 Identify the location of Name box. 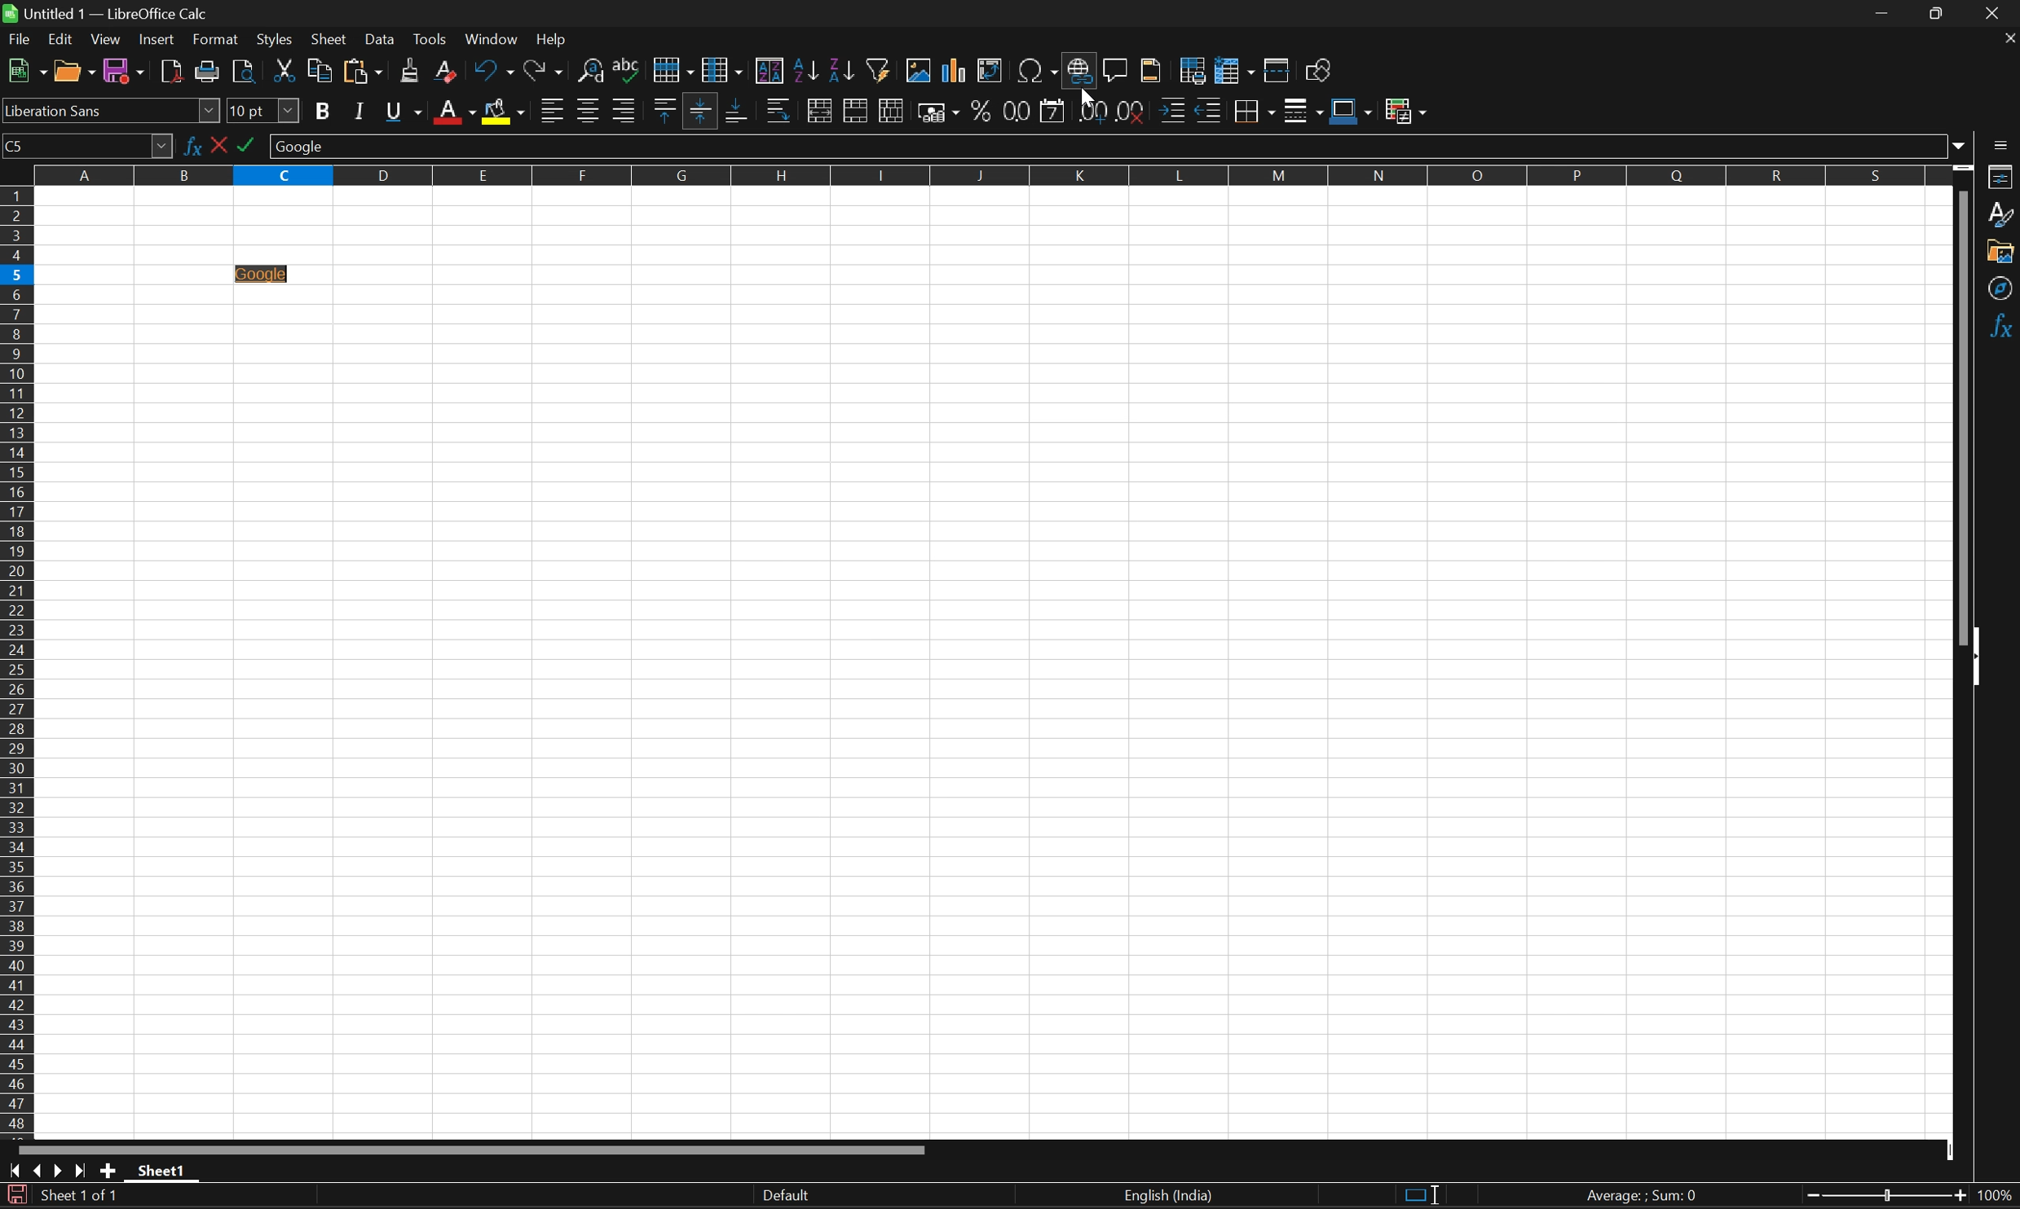
(86, 147).